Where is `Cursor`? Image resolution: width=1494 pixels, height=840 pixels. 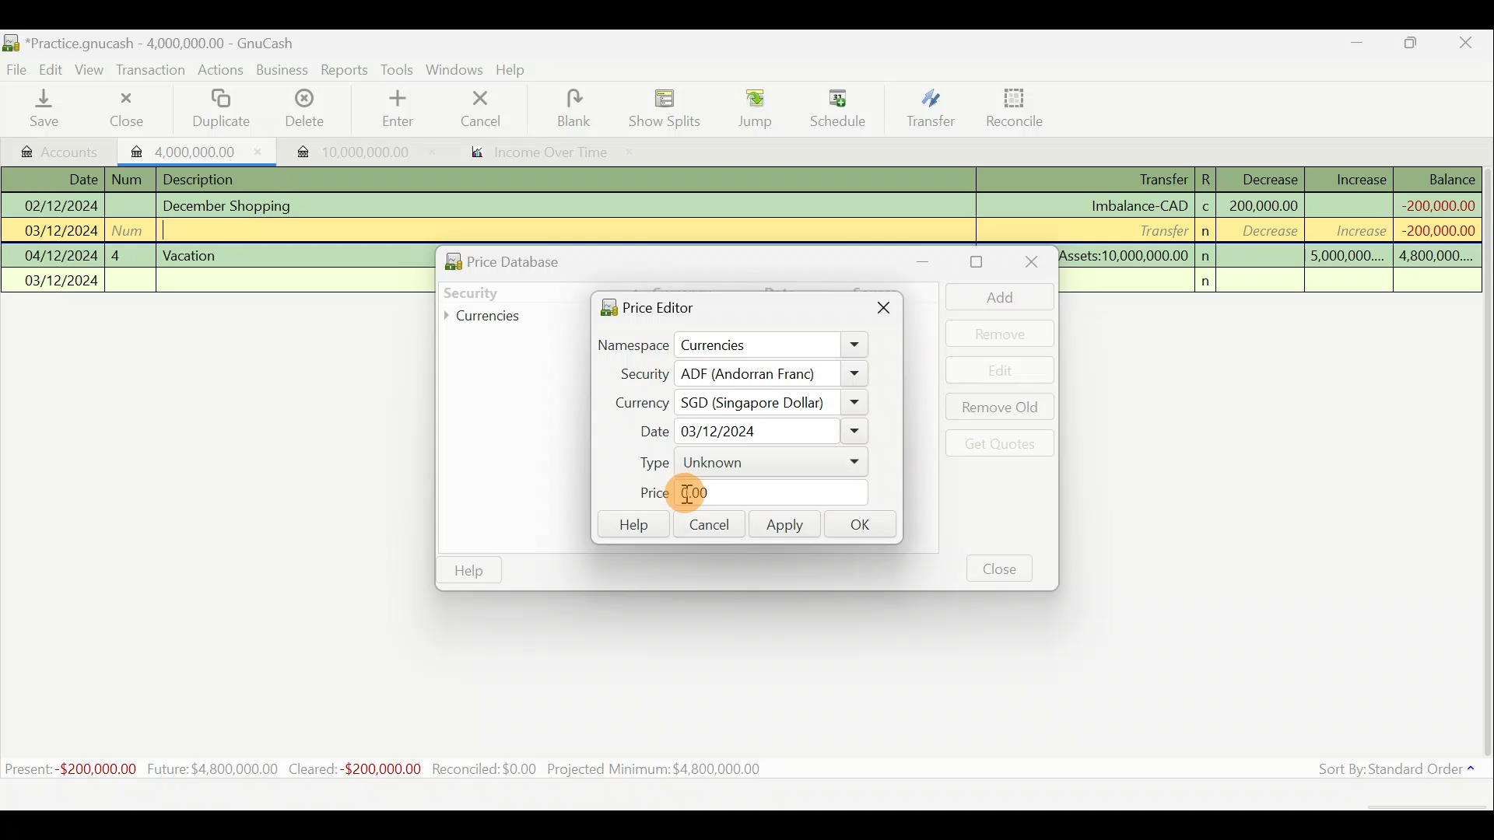
Cursor is located at coordinates (689, 494).